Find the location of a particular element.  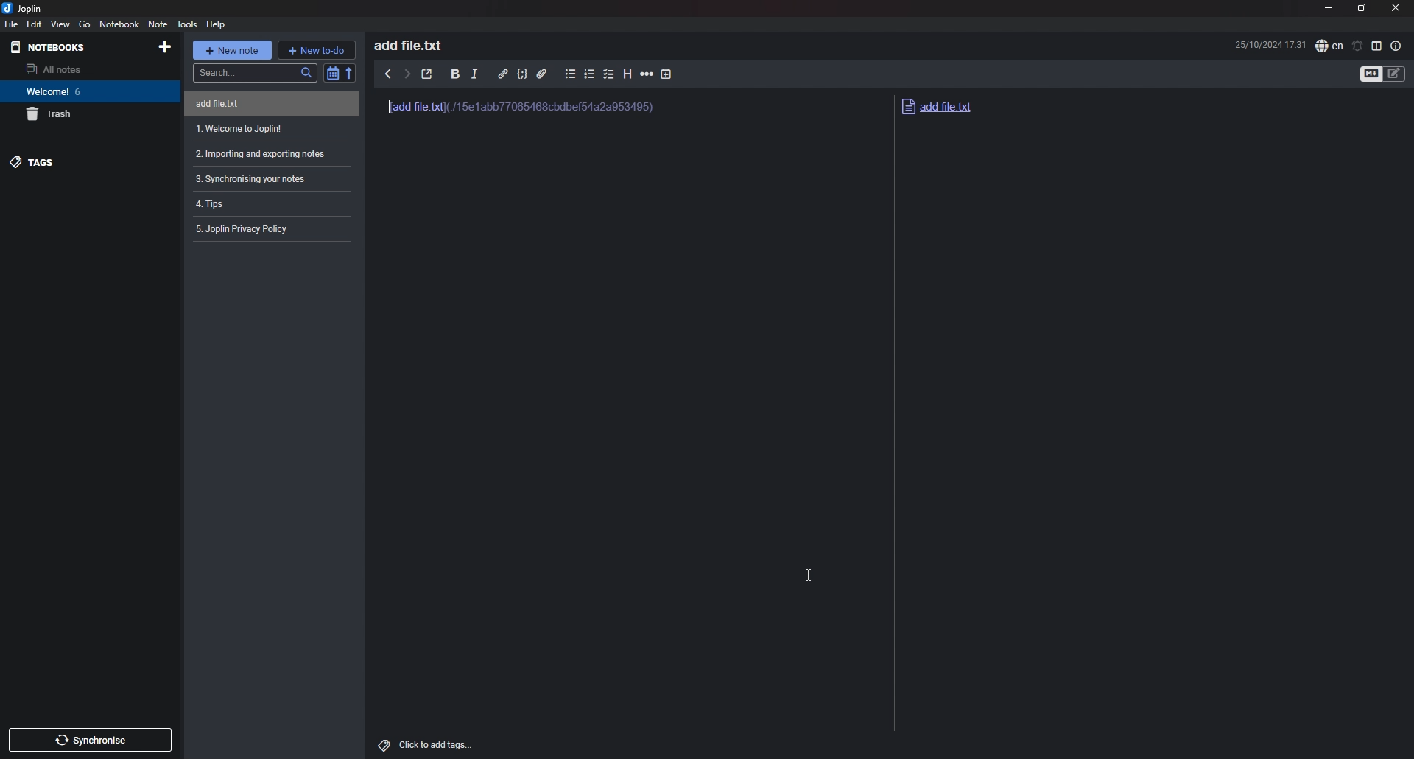

note properties is located at coordinates (1396, 47).